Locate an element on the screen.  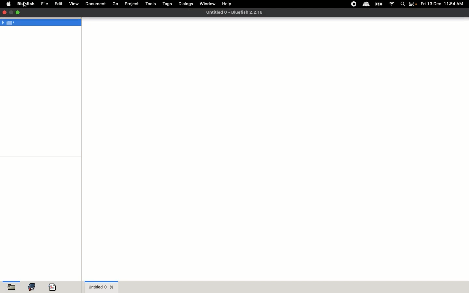
Edit is located at coordinates (59, 4).